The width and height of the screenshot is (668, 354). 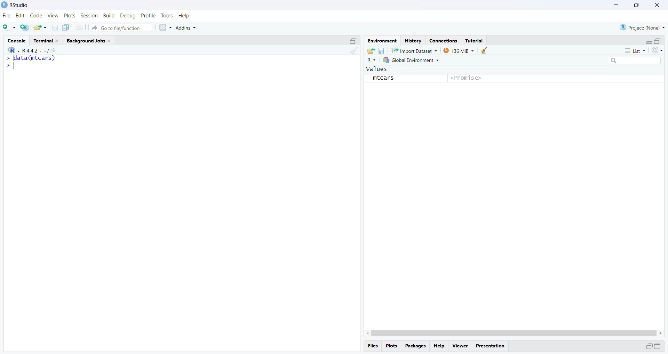 I want to click on New File, so click(x=9, y=27).